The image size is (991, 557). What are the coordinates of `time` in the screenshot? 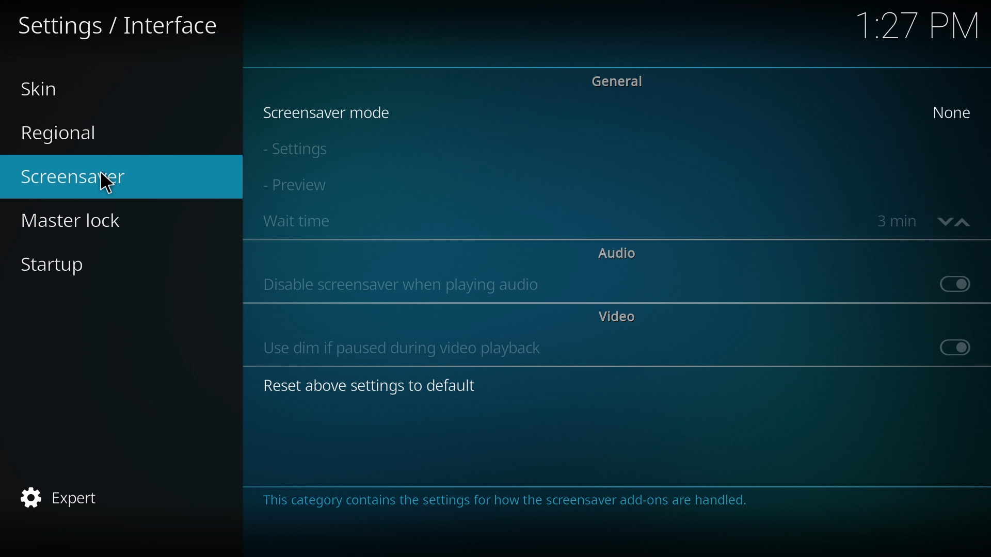 It's located at (897, 221).